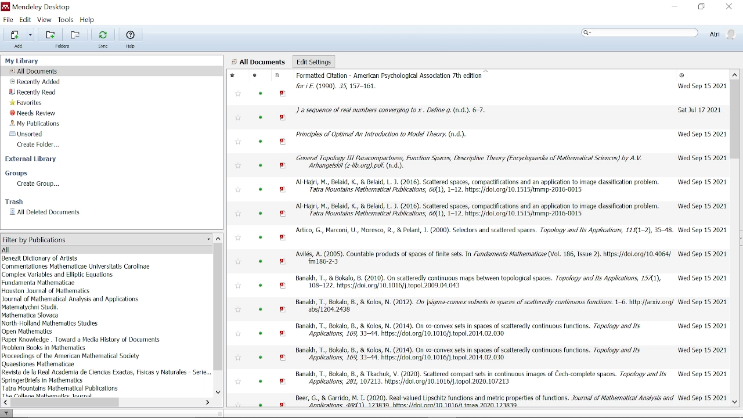  What do you see at coordinates (261, 118) in the screenshot?
I see `read status` at bounding box center [261, 118].